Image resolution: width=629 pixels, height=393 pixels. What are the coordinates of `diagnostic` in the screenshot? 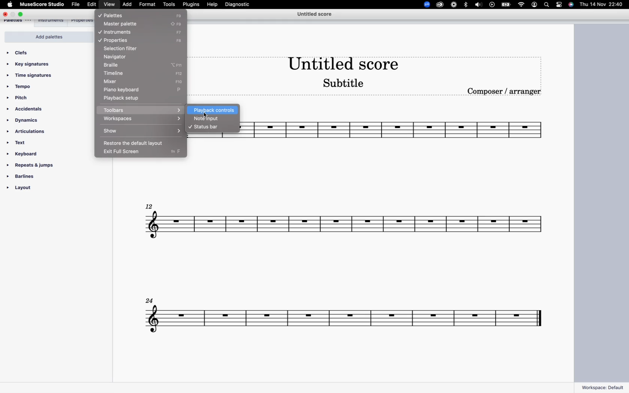 It's located at (241, 5).